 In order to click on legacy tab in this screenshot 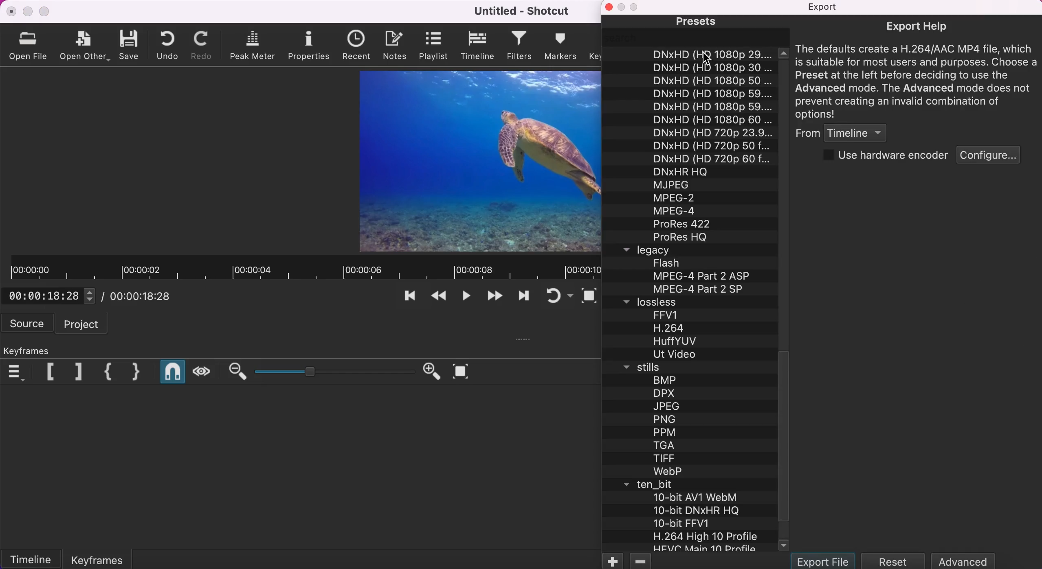, I will do `click(688, 250)`.